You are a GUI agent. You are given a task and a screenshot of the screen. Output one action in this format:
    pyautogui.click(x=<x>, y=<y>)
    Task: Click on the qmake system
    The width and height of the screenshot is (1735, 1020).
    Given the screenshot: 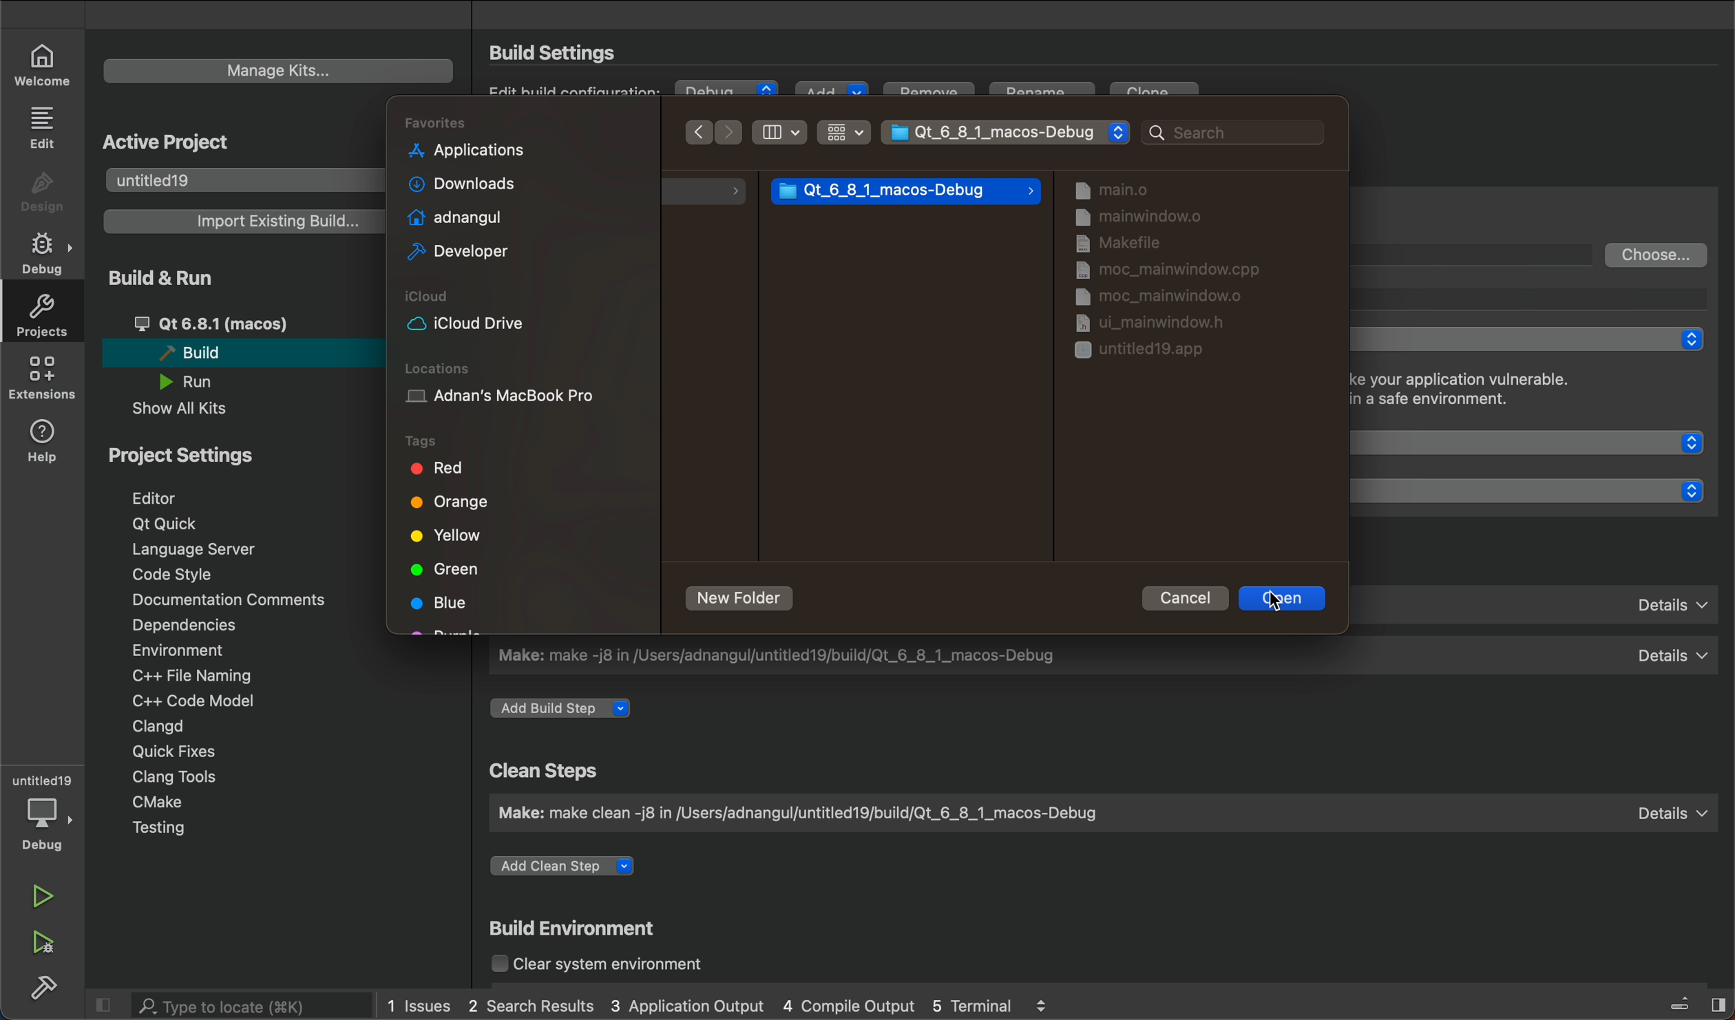 What is the action you would take?
    pyautogui.click(x=1539, y=490)
    